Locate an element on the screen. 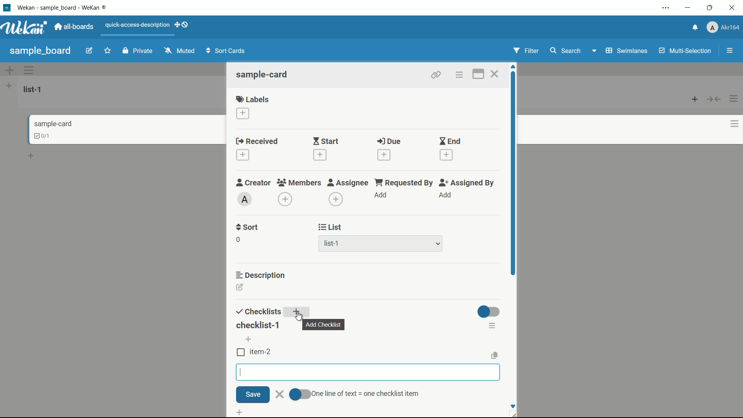 The height and width of the screenshot is (418, 743). labels is located at coordinates (253, 99).